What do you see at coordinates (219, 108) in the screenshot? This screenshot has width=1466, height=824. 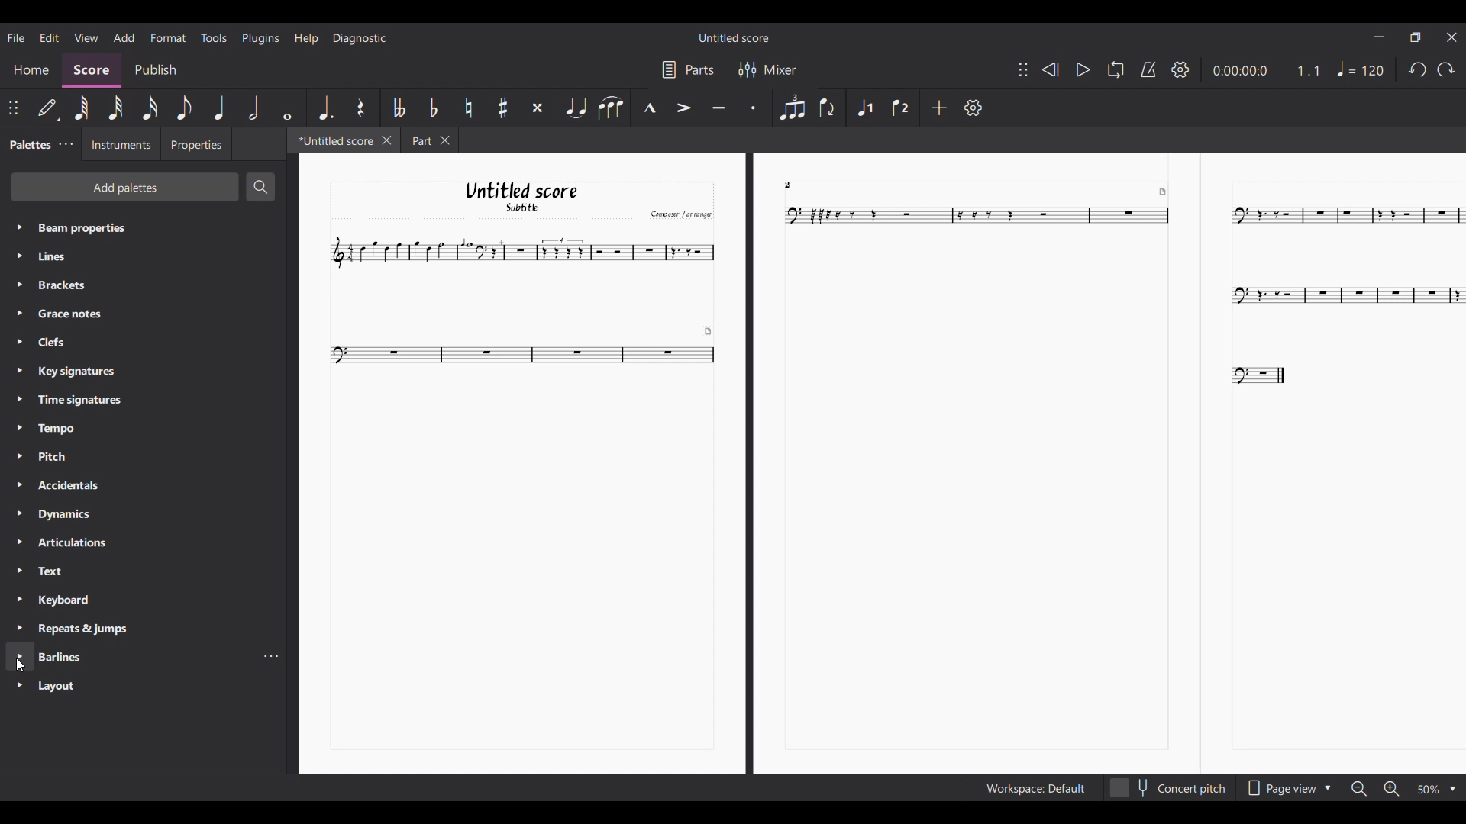 I see `Quarter note` at bounding box center [219, 108].